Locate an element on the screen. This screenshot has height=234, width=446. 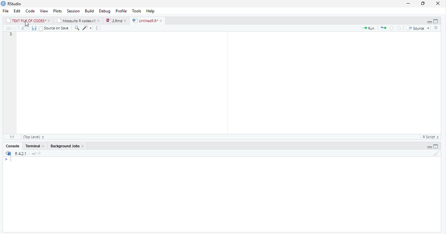
run current file is located at coordinates (369, 28).